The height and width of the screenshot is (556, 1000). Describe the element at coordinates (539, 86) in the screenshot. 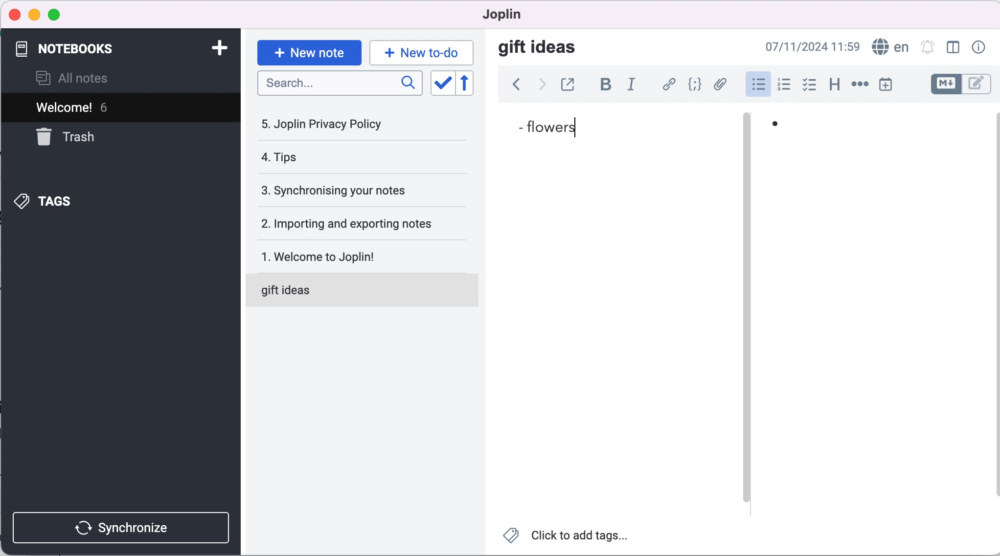

I see `forward` at that location.